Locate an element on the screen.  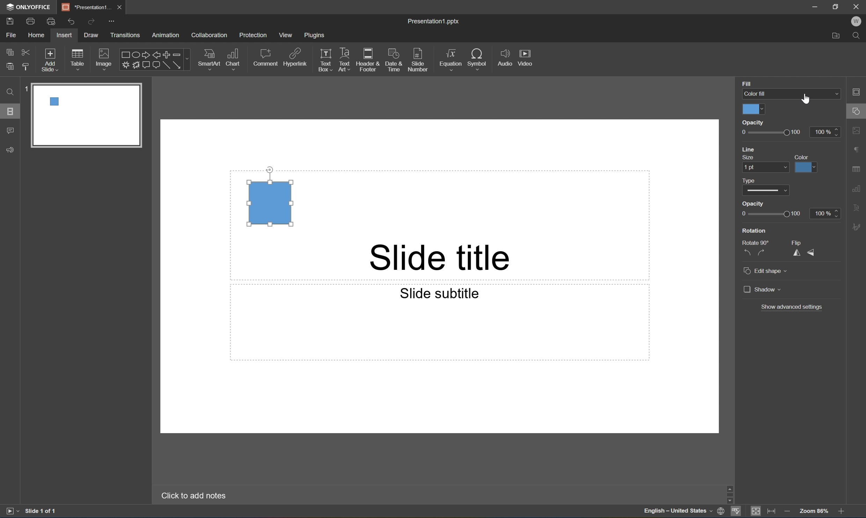
Type is located at coordinates (765, 191).